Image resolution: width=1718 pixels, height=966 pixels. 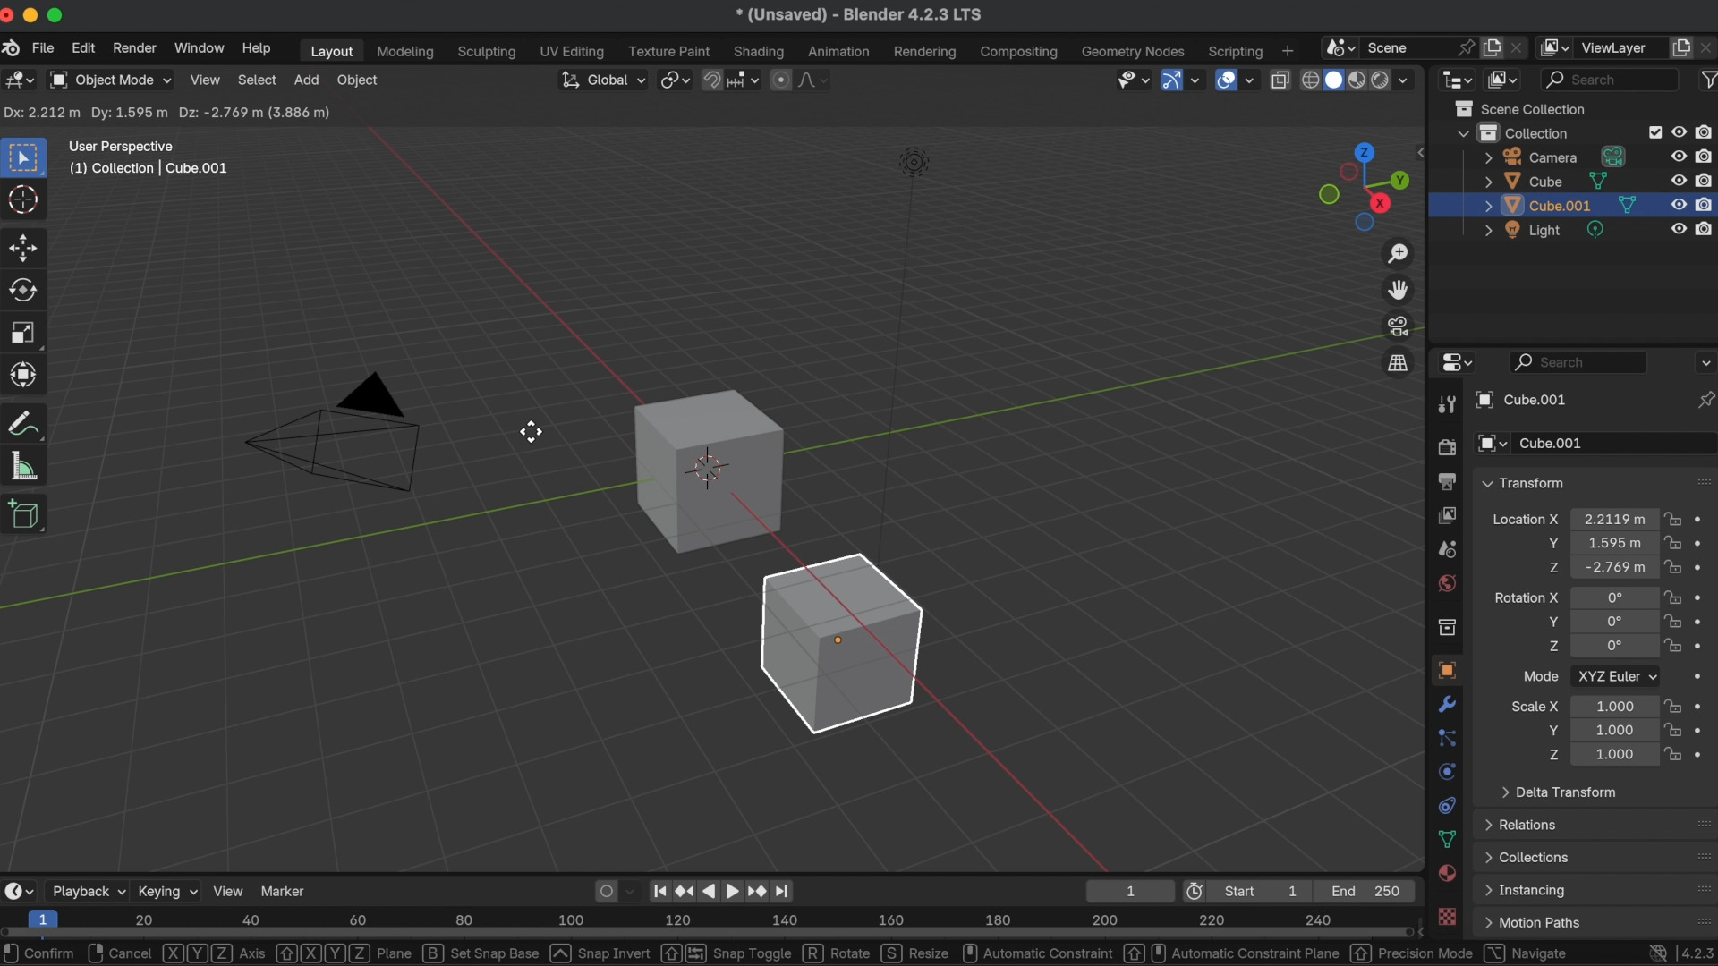 What do you see at coordinates (256, 48) in the screenshot?
I see `help` at bounding box center [256, 48].